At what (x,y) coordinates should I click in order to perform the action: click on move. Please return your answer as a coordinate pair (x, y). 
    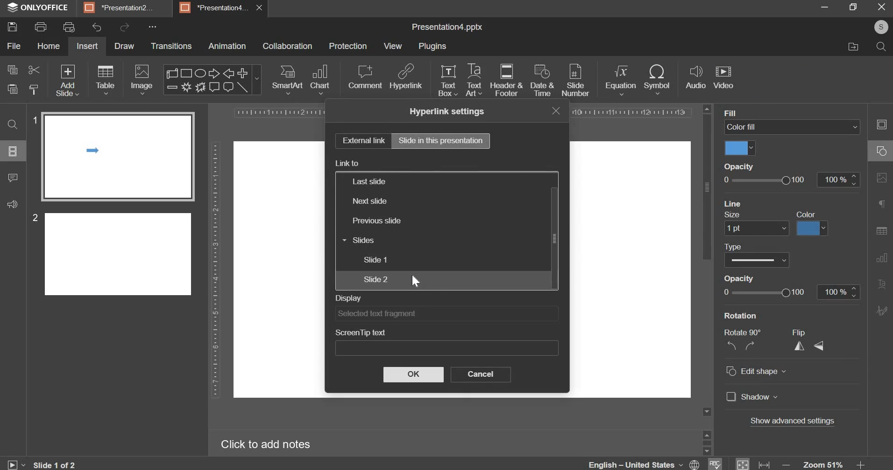
    Looking at the image, I should click on (851, 48).